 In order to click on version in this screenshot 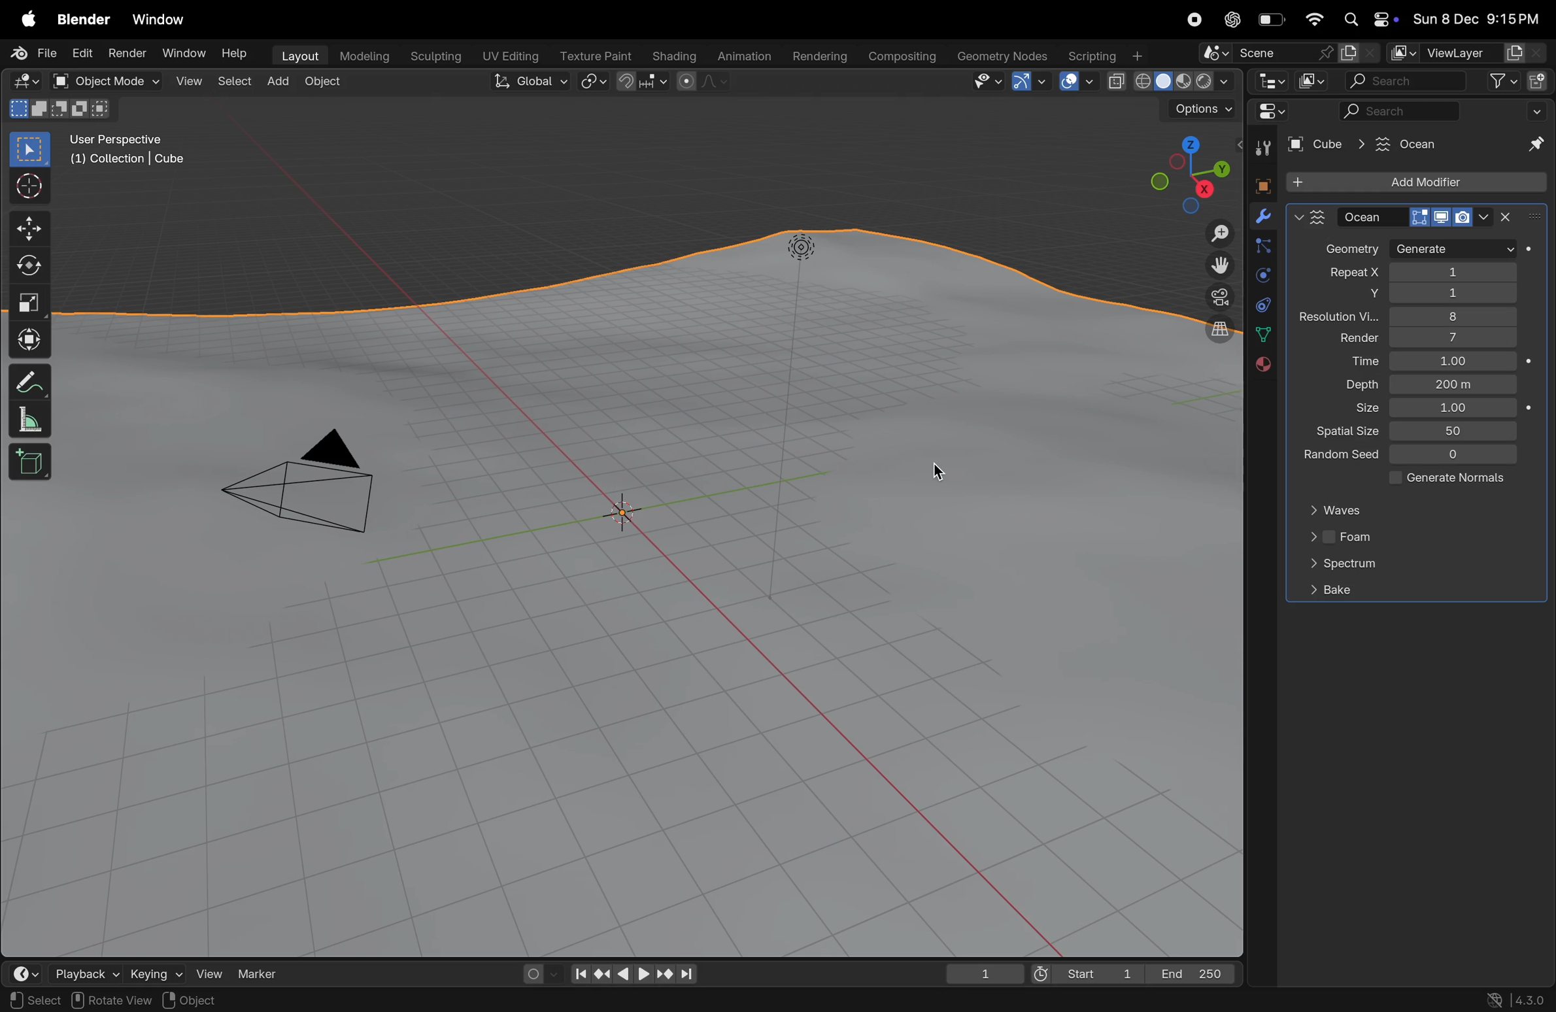, I will do `click(1517, 998)`.